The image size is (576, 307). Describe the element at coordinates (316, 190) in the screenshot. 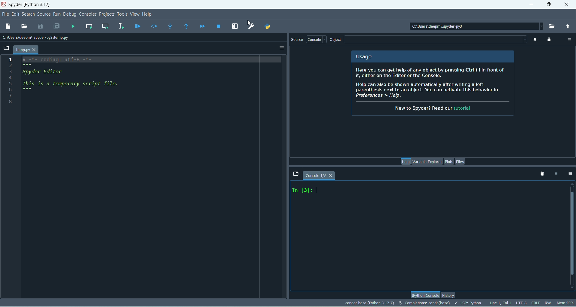

I see `cursor` at that location.